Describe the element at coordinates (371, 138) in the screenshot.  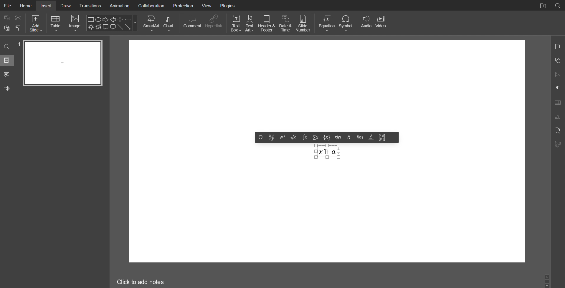
I see `Trig` at that location.